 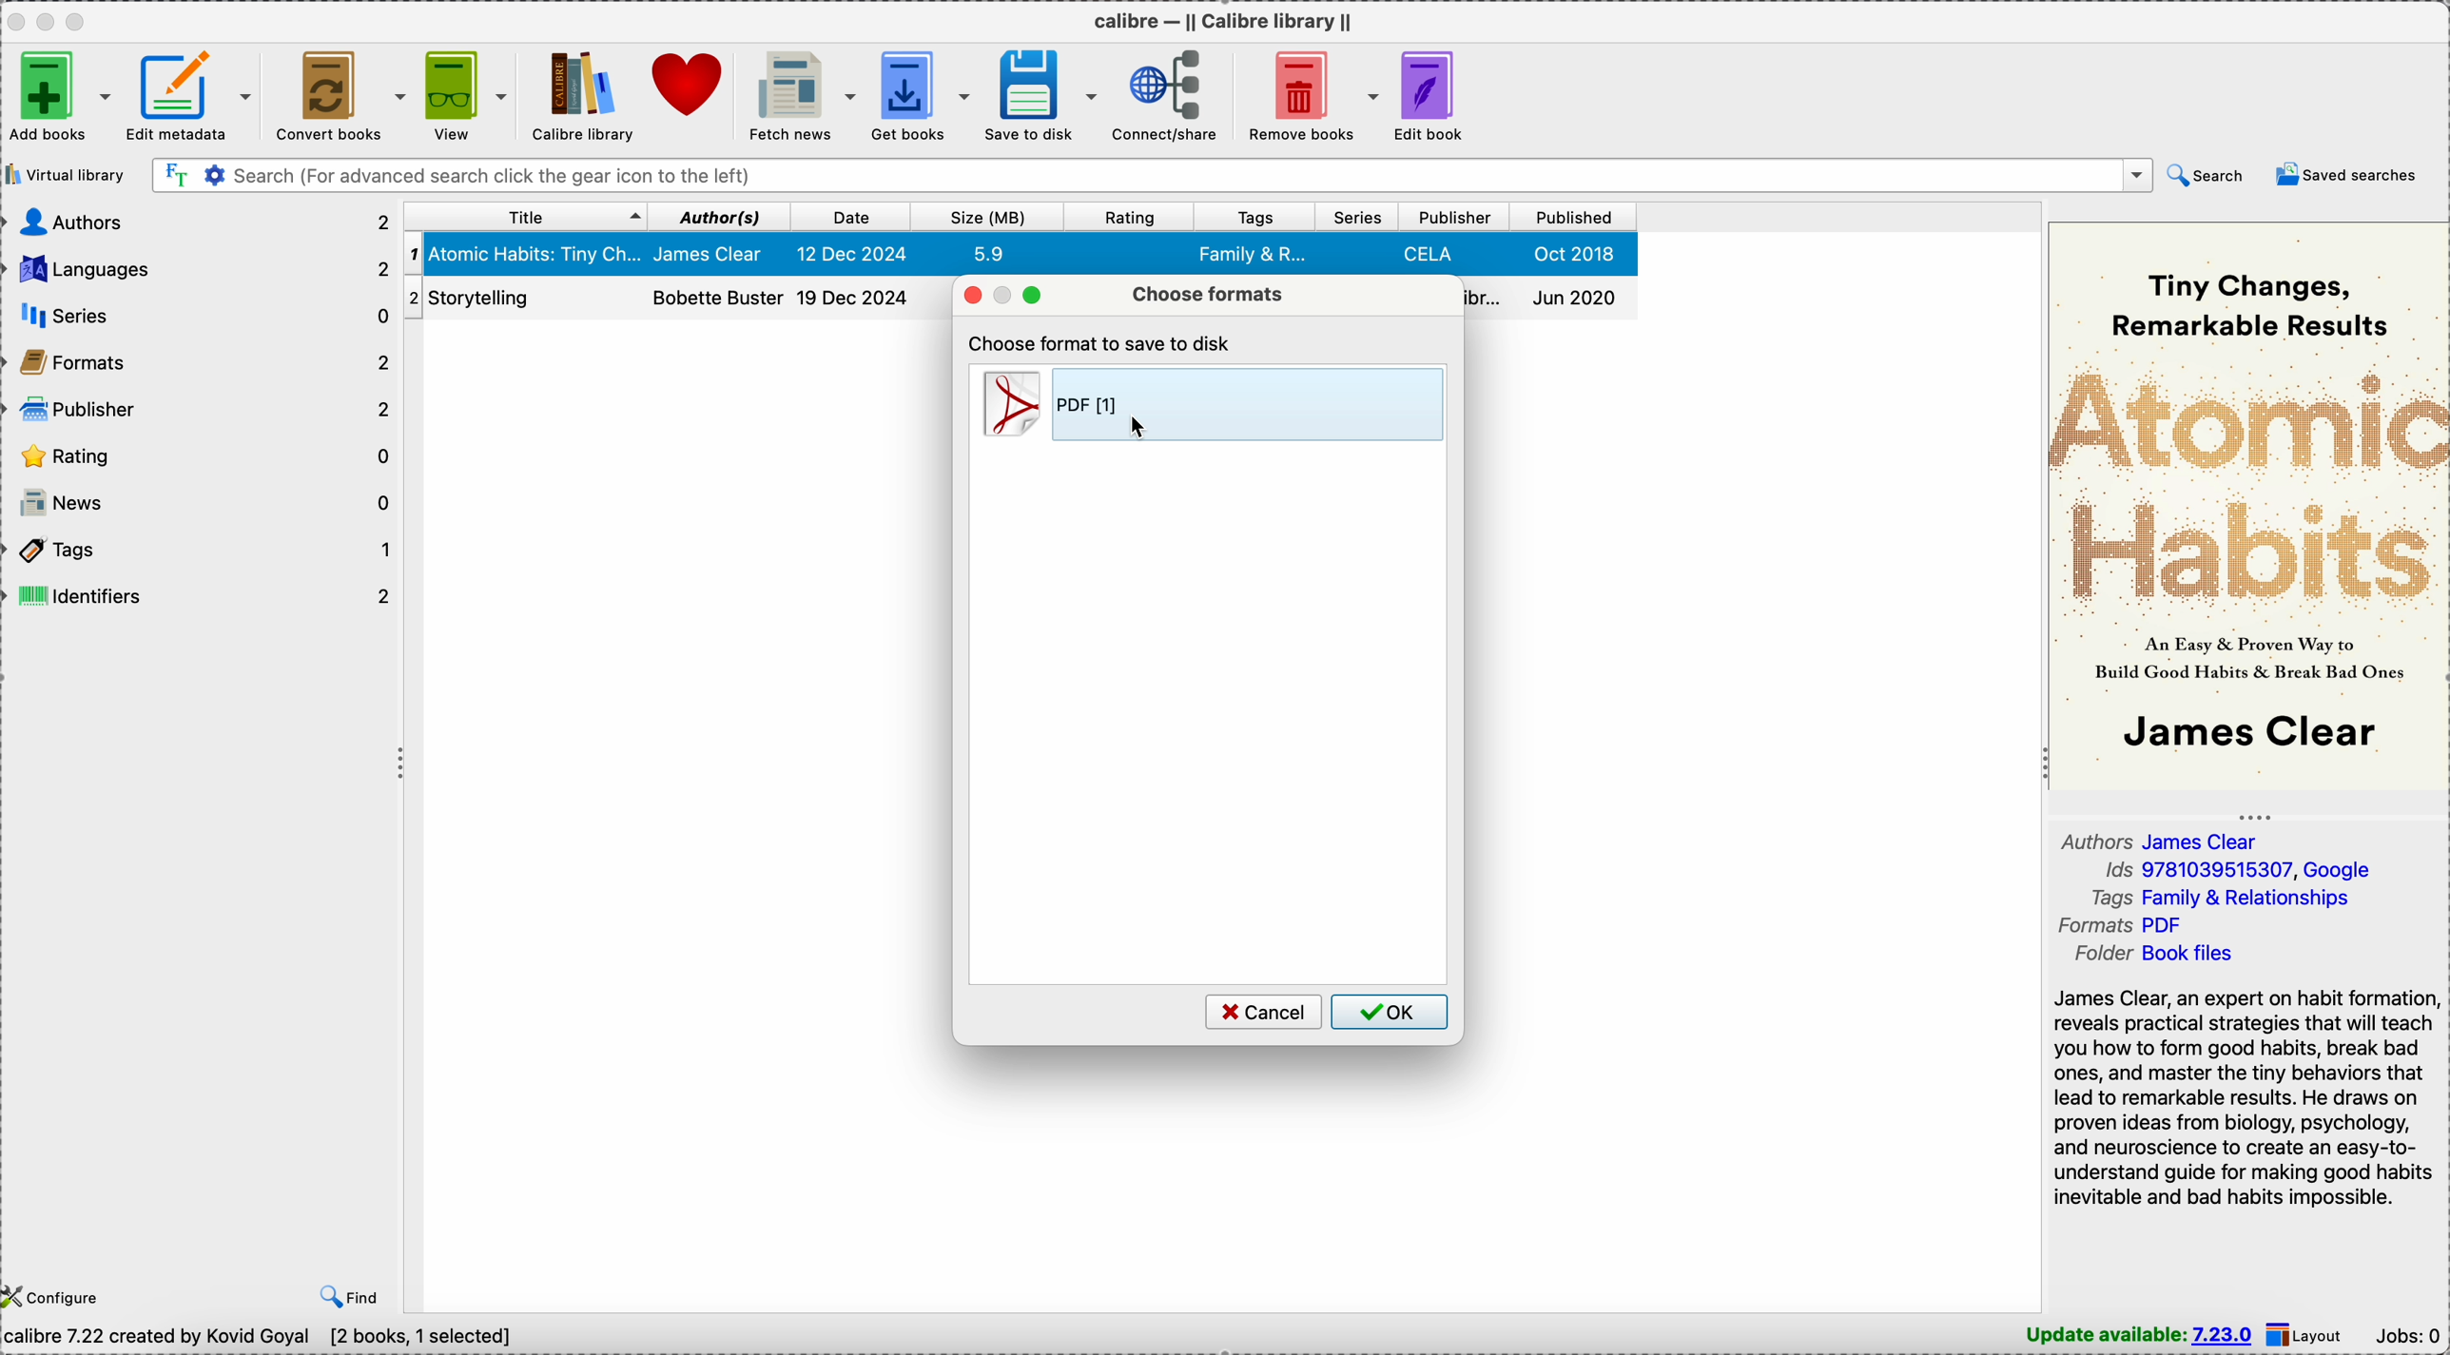 What do you see at coordinates (798, 94) in the screenshot?
I see `fetch news` at bounding box center [798, 94].